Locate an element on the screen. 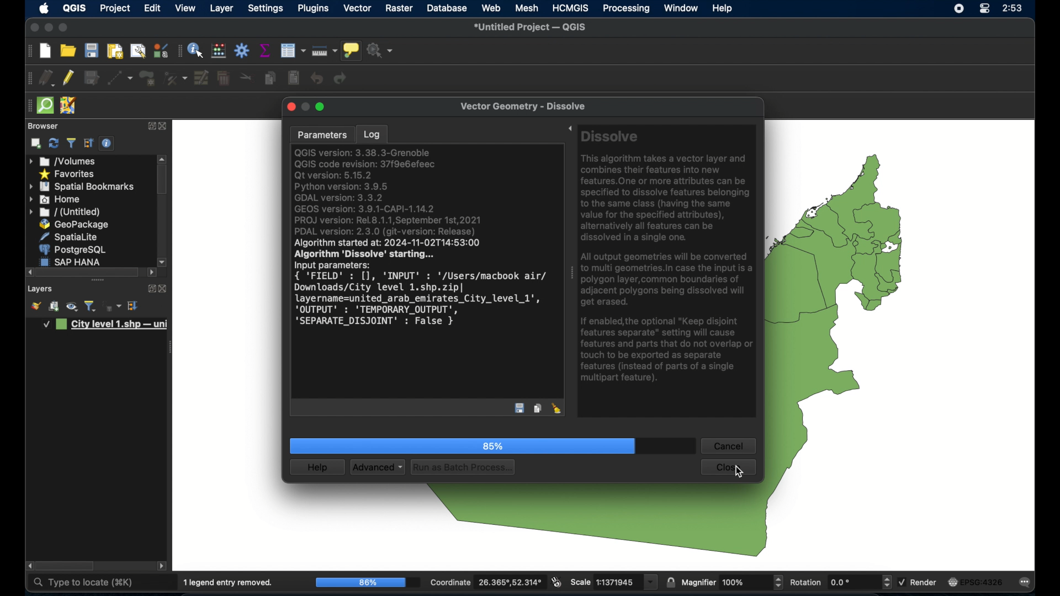  attribute table is located at coordinates (179, 51).